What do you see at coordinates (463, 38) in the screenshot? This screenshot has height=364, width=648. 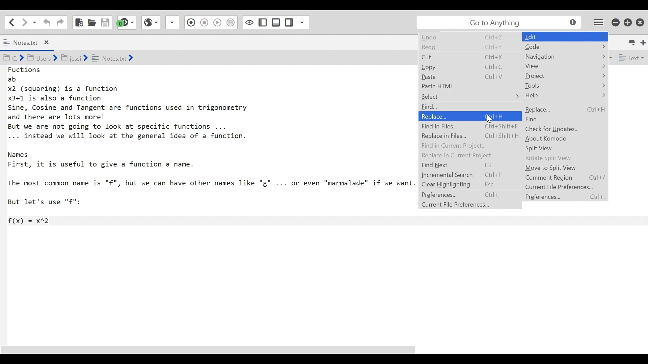 I see `Undo` at bounding box center [463, 38].